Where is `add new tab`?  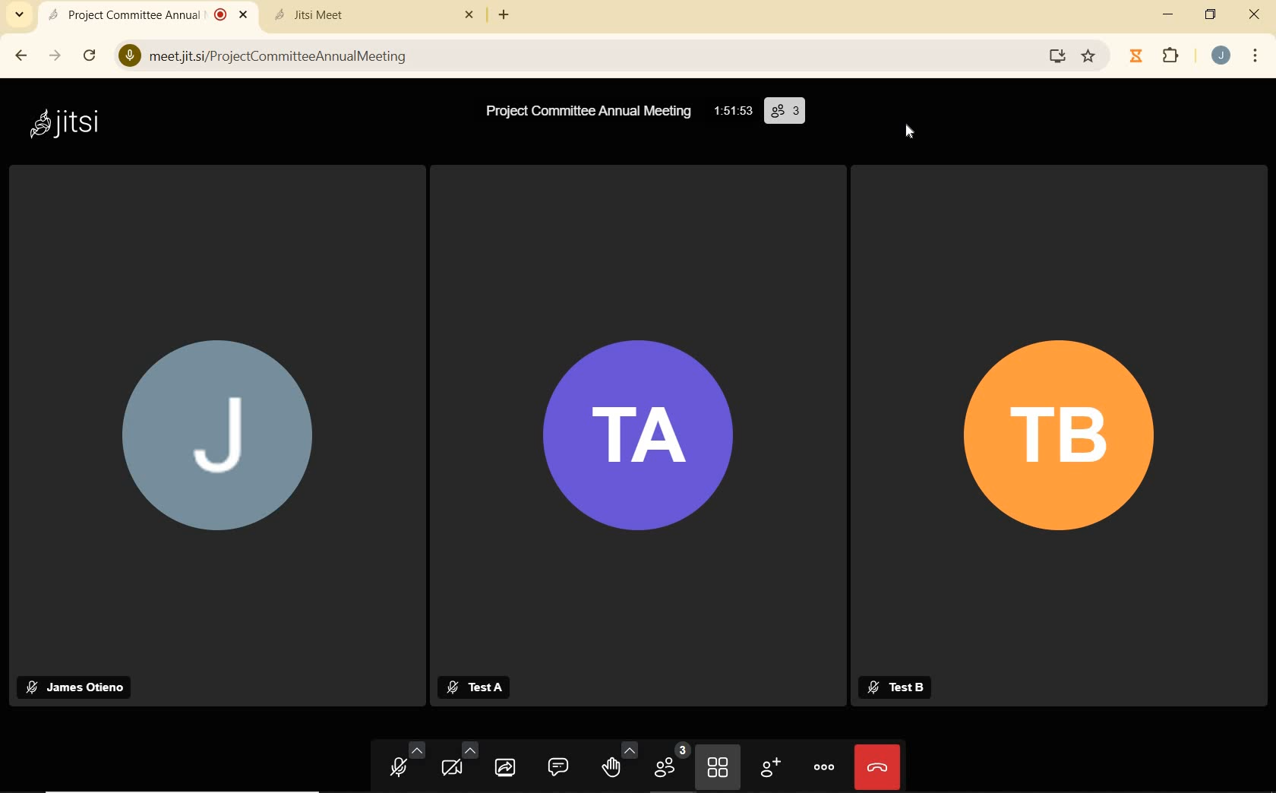 add new tab is located at coordinates (507, 15).